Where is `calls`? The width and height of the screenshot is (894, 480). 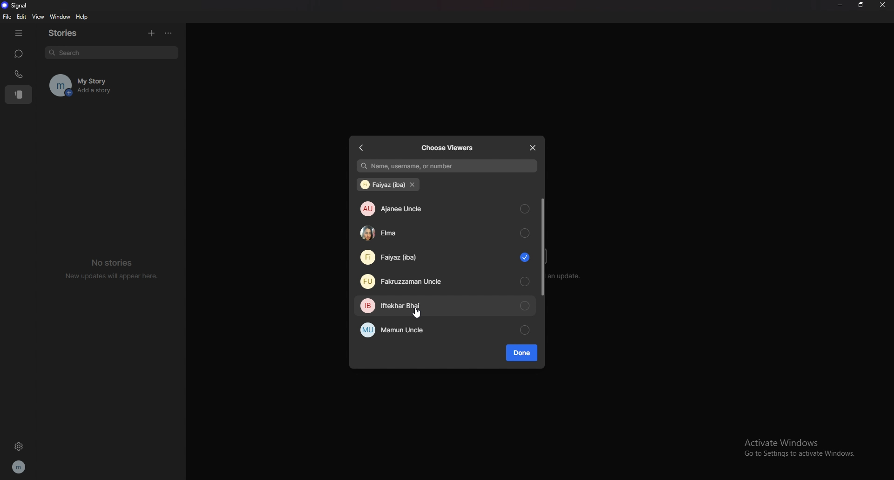
calls is located at coordinates (18, 74).